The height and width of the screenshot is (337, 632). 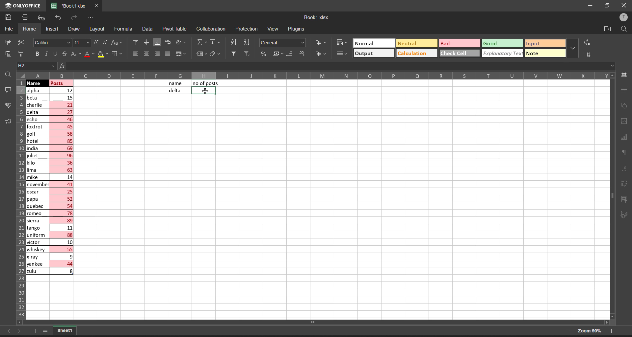 What do you see at coordinates (447, 43) in the screenshot?
I see `Bad` at bounding box center [447, 43].